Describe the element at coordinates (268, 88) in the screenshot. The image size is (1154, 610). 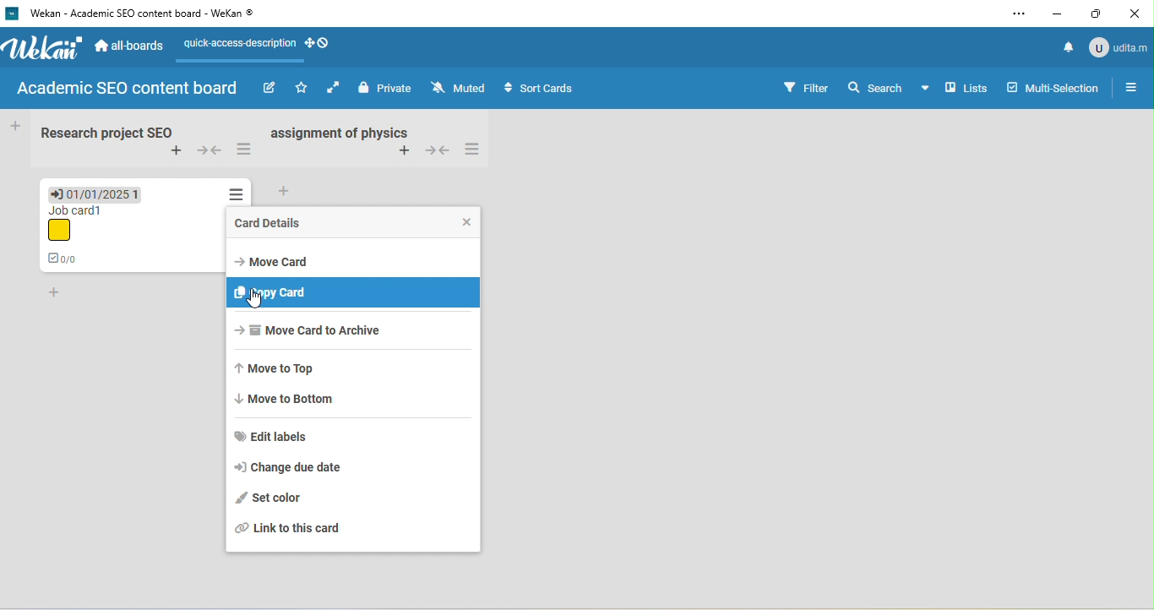
I see `edit` at that location.